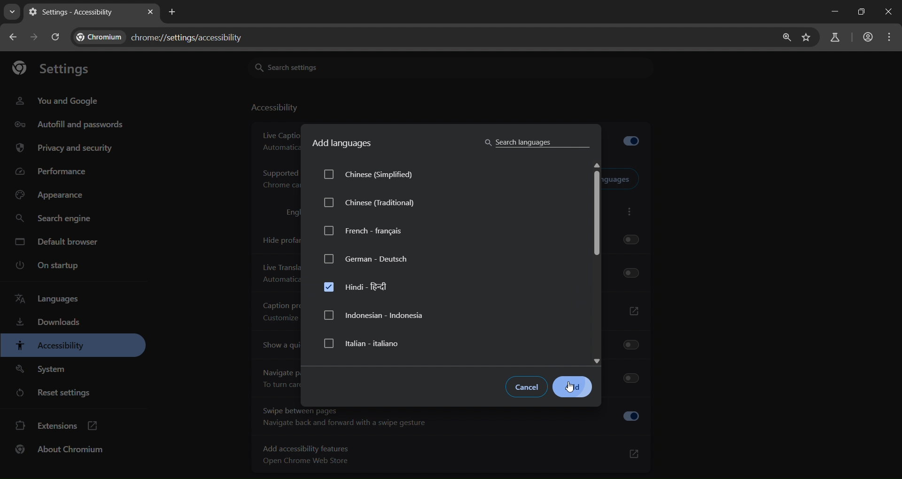 This screenshot has height=479, width=902. I want to click on default browser, so click(58, 241).